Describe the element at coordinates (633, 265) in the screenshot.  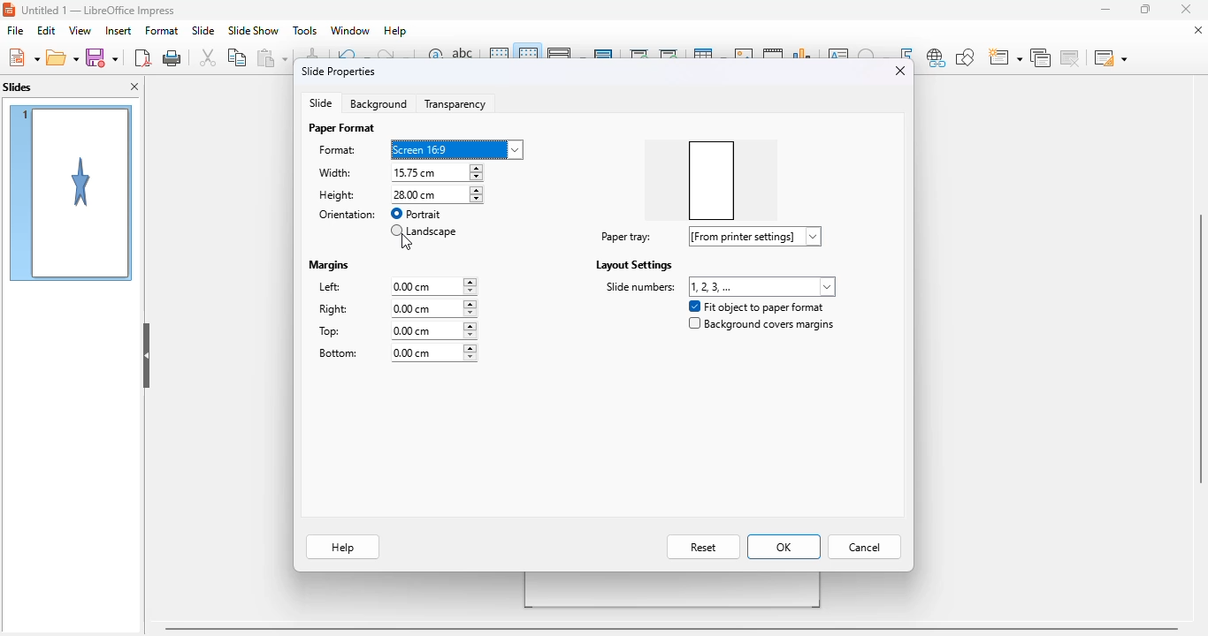
I see `layout settings` at that location.